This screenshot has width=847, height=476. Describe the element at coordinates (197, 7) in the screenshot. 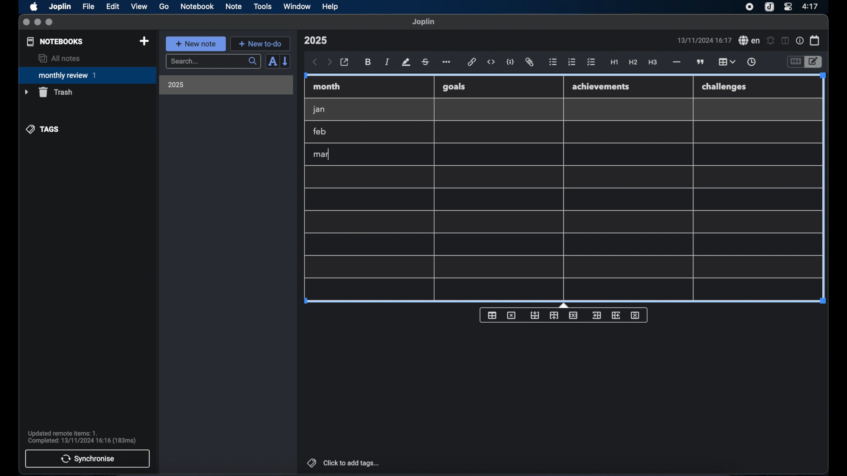

I see `notebook` at that location.